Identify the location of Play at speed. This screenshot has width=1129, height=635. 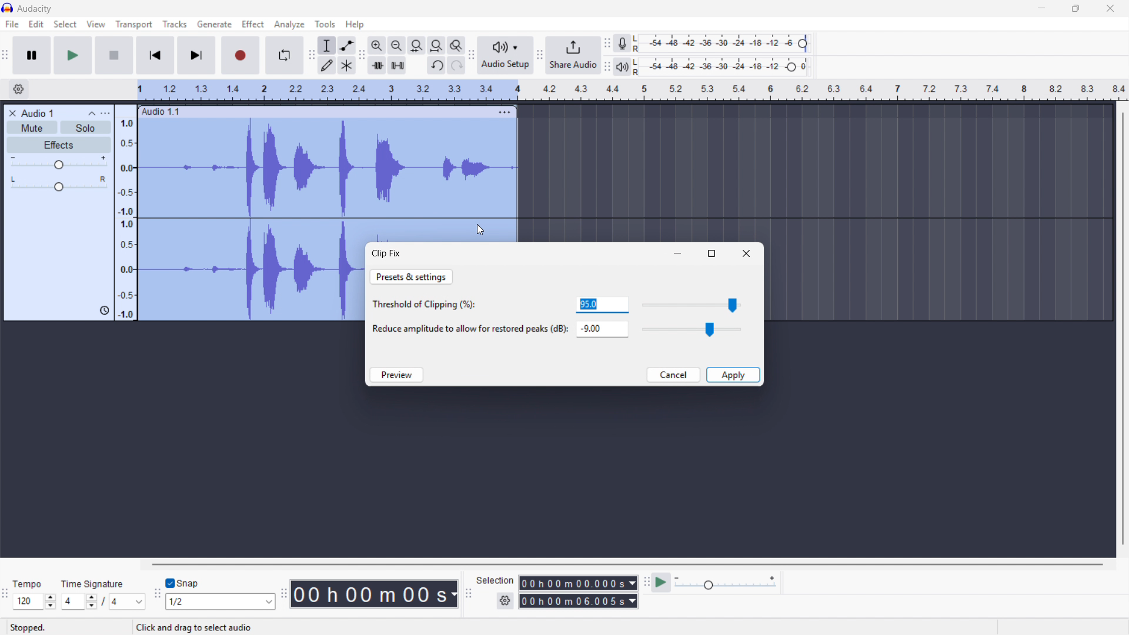
(662, 583).